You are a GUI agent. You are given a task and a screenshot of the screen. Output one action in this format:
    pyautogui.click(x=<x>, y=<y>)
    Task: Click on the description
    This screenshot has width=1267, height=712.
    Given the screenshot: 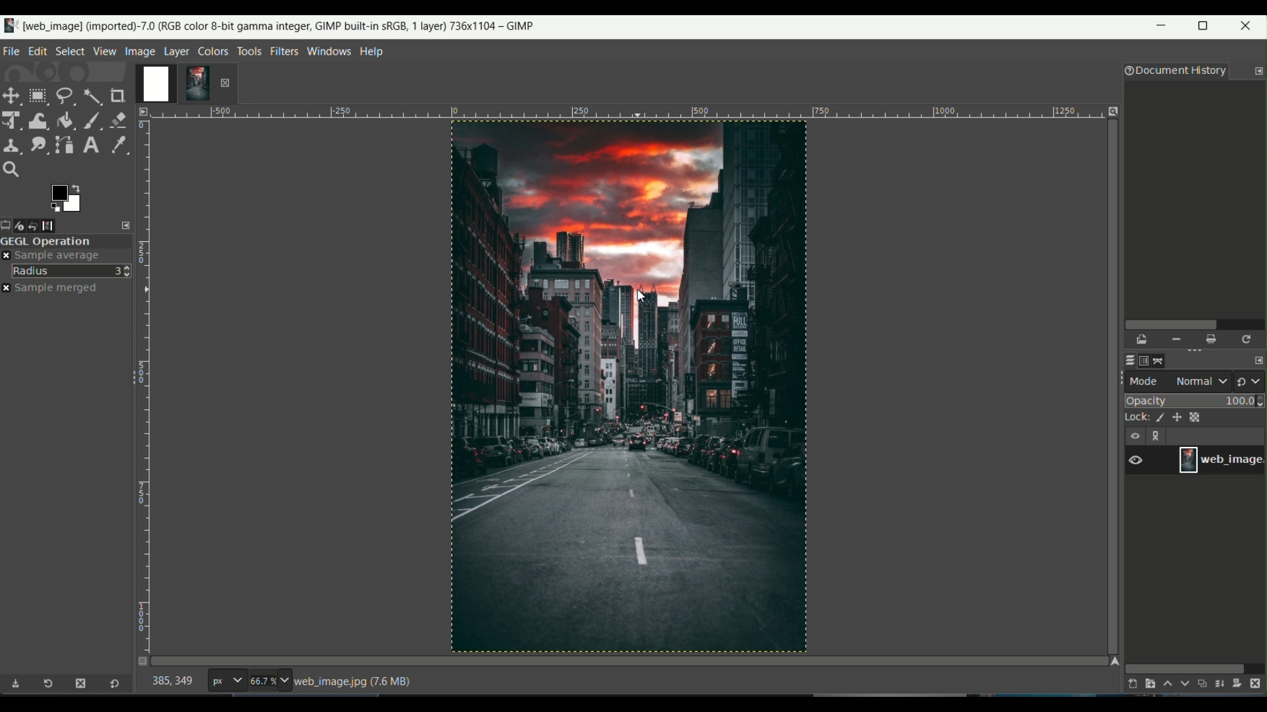 What is the action you would take?
    pyautogui.click(x=356, y=682)
    